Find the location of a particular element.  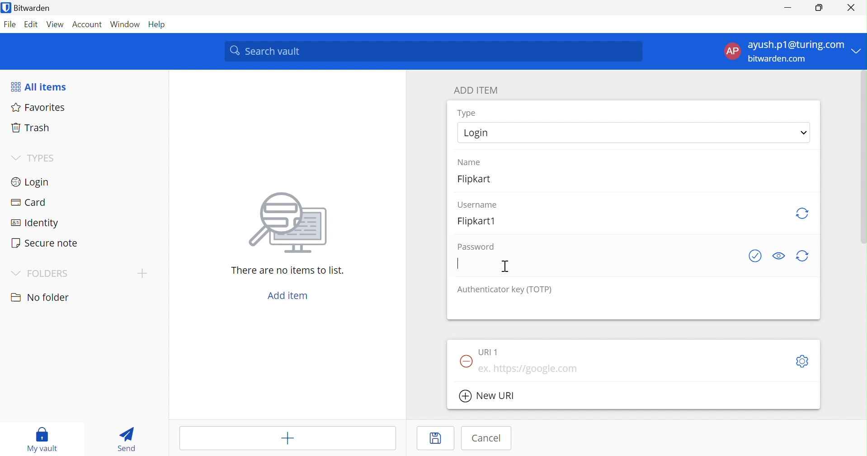

image is located at coordinates (292, 223).